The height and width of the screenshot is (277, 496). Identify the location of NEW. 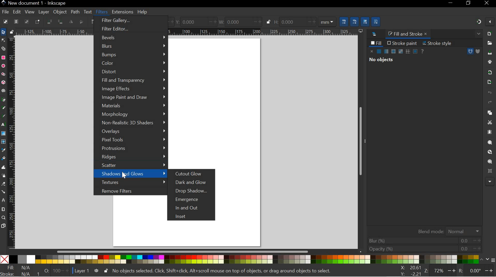
(490, 33).